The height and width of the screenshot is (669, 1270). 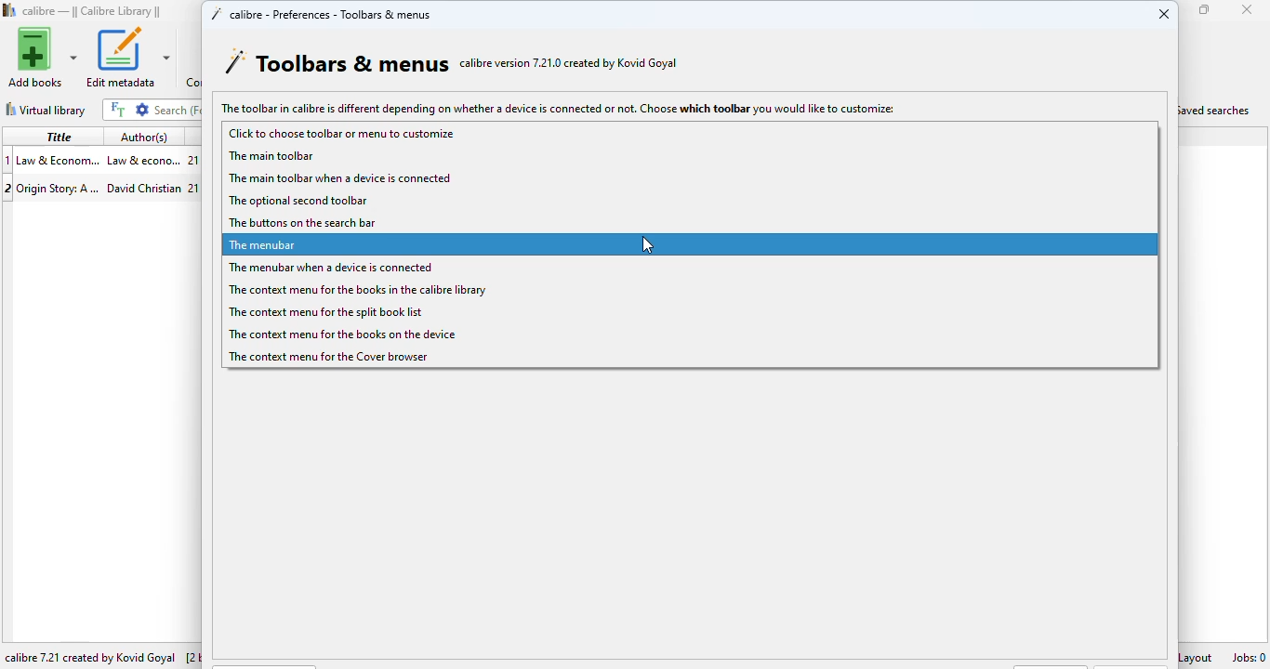 What do you see at coordinates (43, 57) in the screenshot?
I see `add books` at bounding box center [43, 57].